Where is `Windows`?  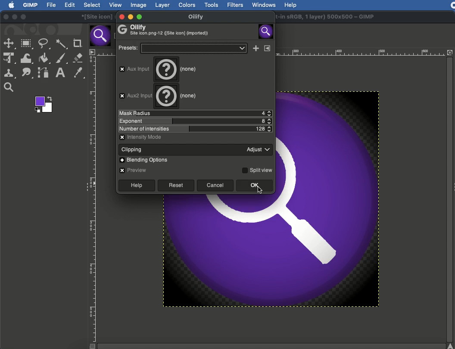
Windows is located at coordinates (264, 4).